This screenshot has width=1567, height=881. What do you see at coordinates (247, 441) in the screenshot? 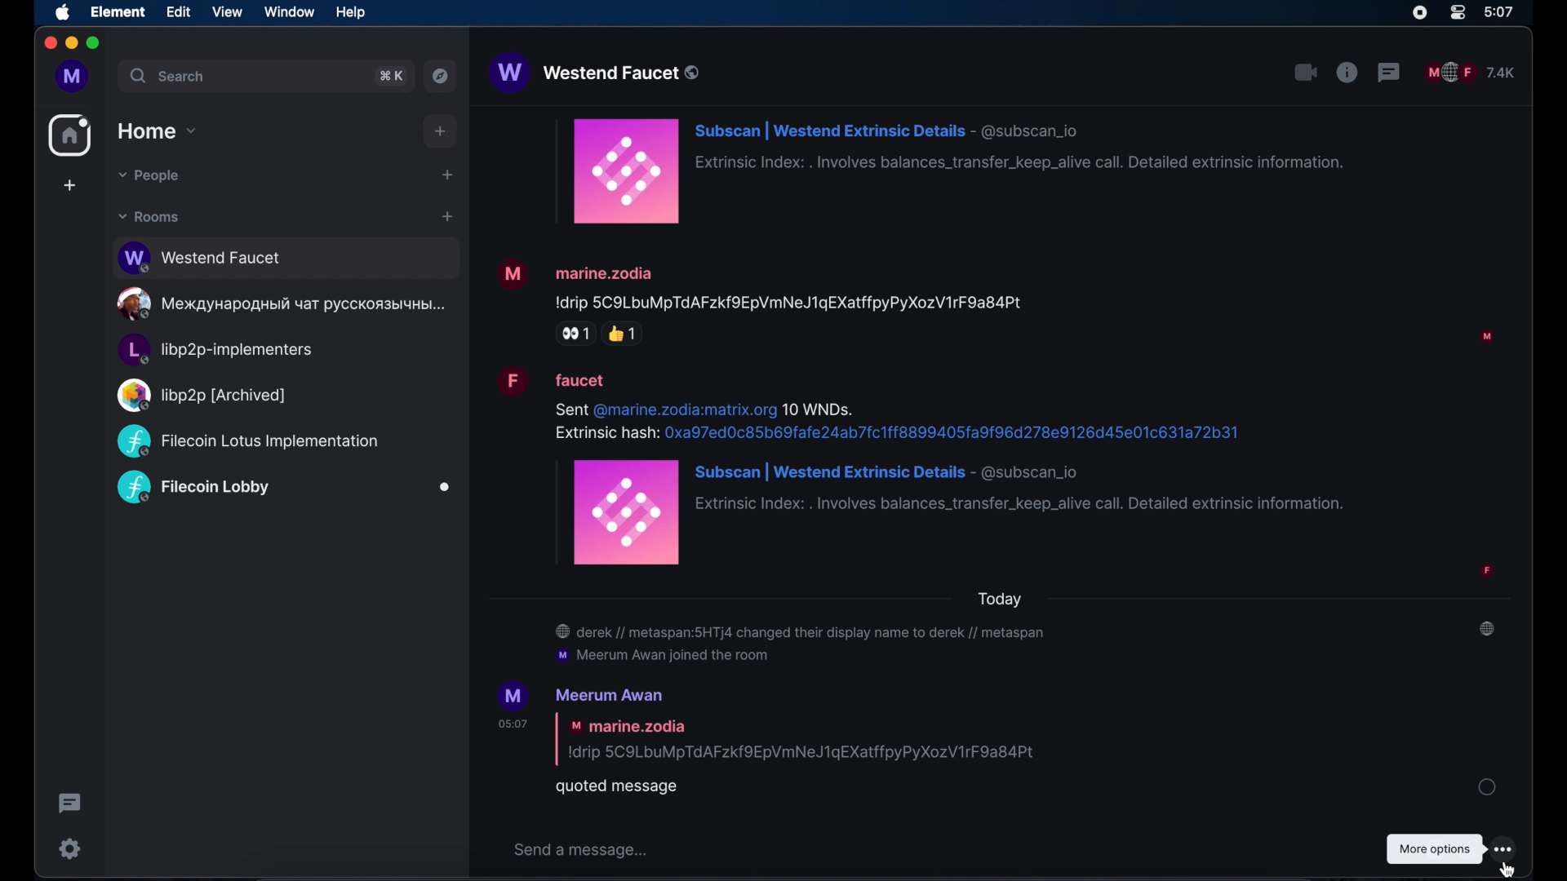
I see `public room` at bounding box center [247, 441].